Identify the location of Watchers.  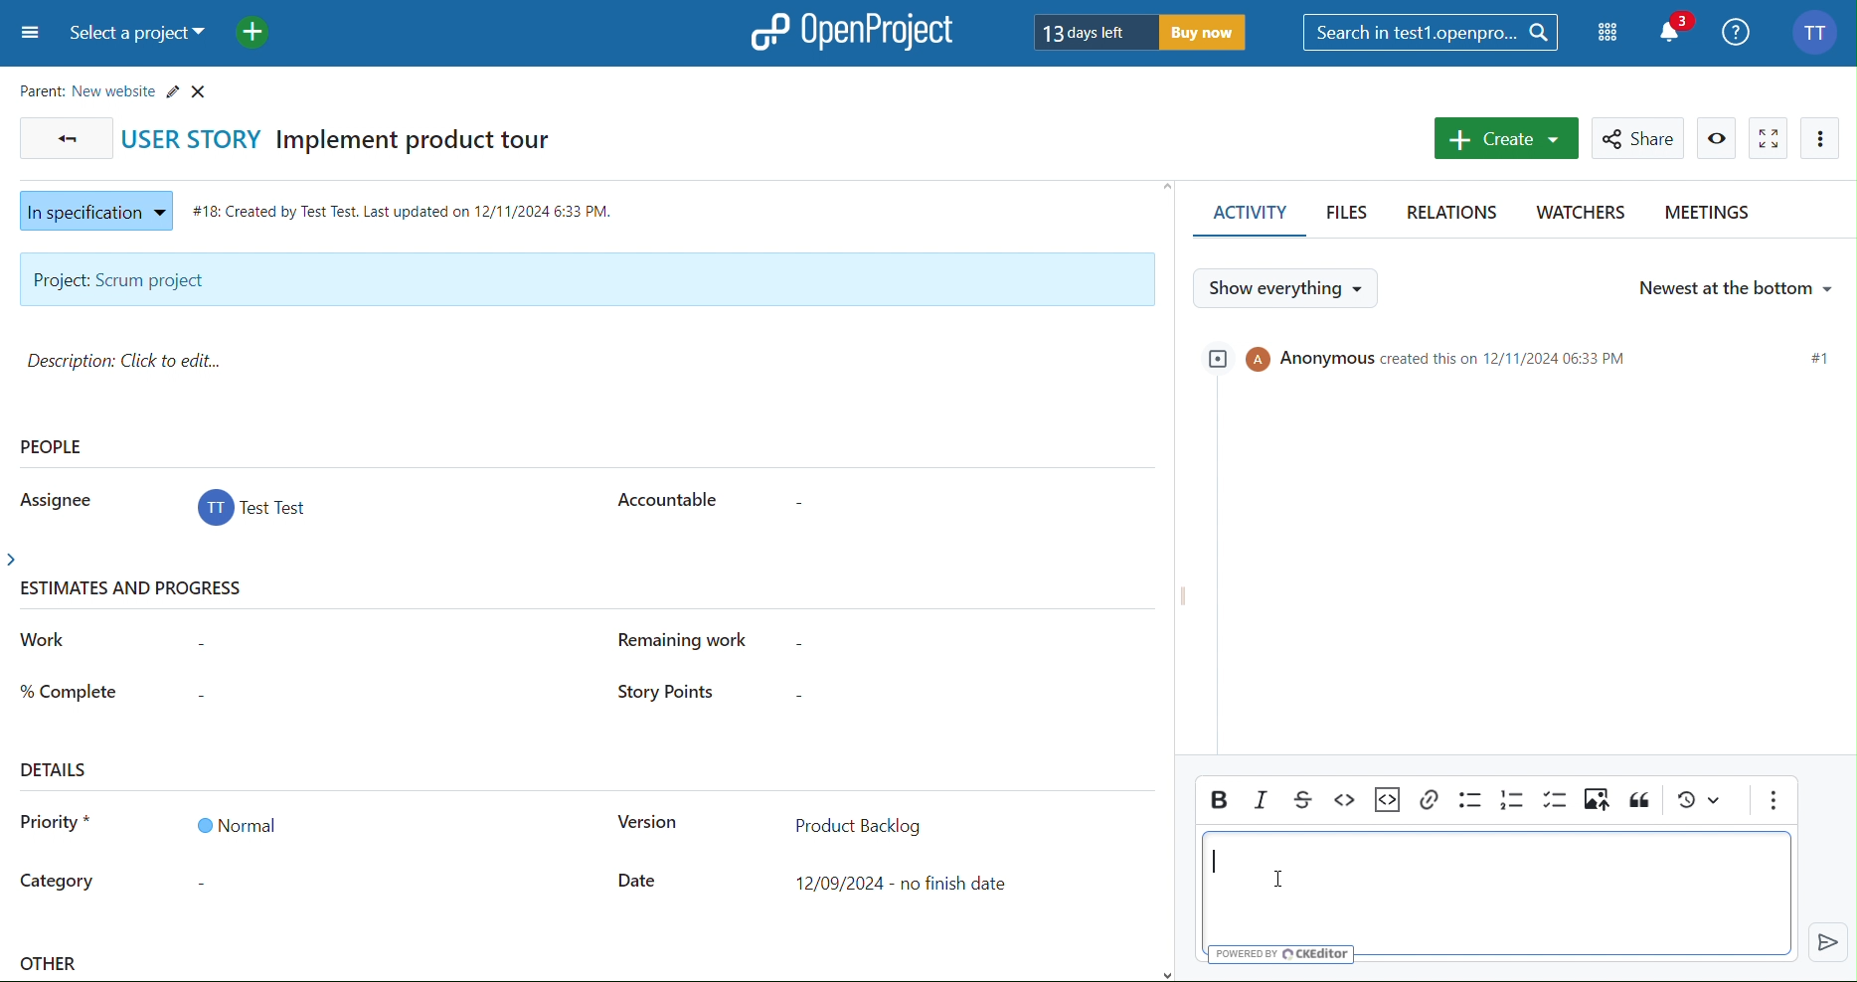
(1579, 216).